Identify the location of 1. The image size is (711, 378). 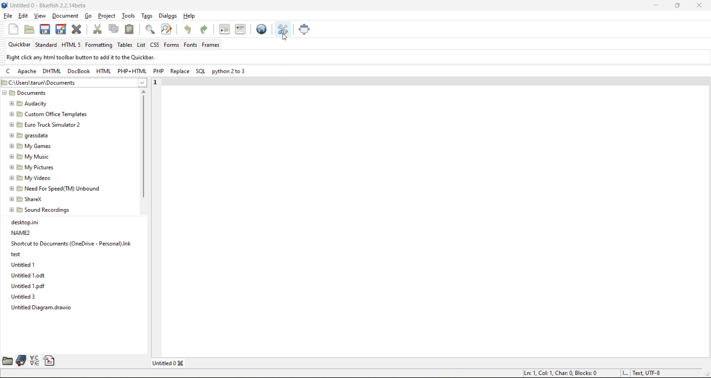
(153, 81).